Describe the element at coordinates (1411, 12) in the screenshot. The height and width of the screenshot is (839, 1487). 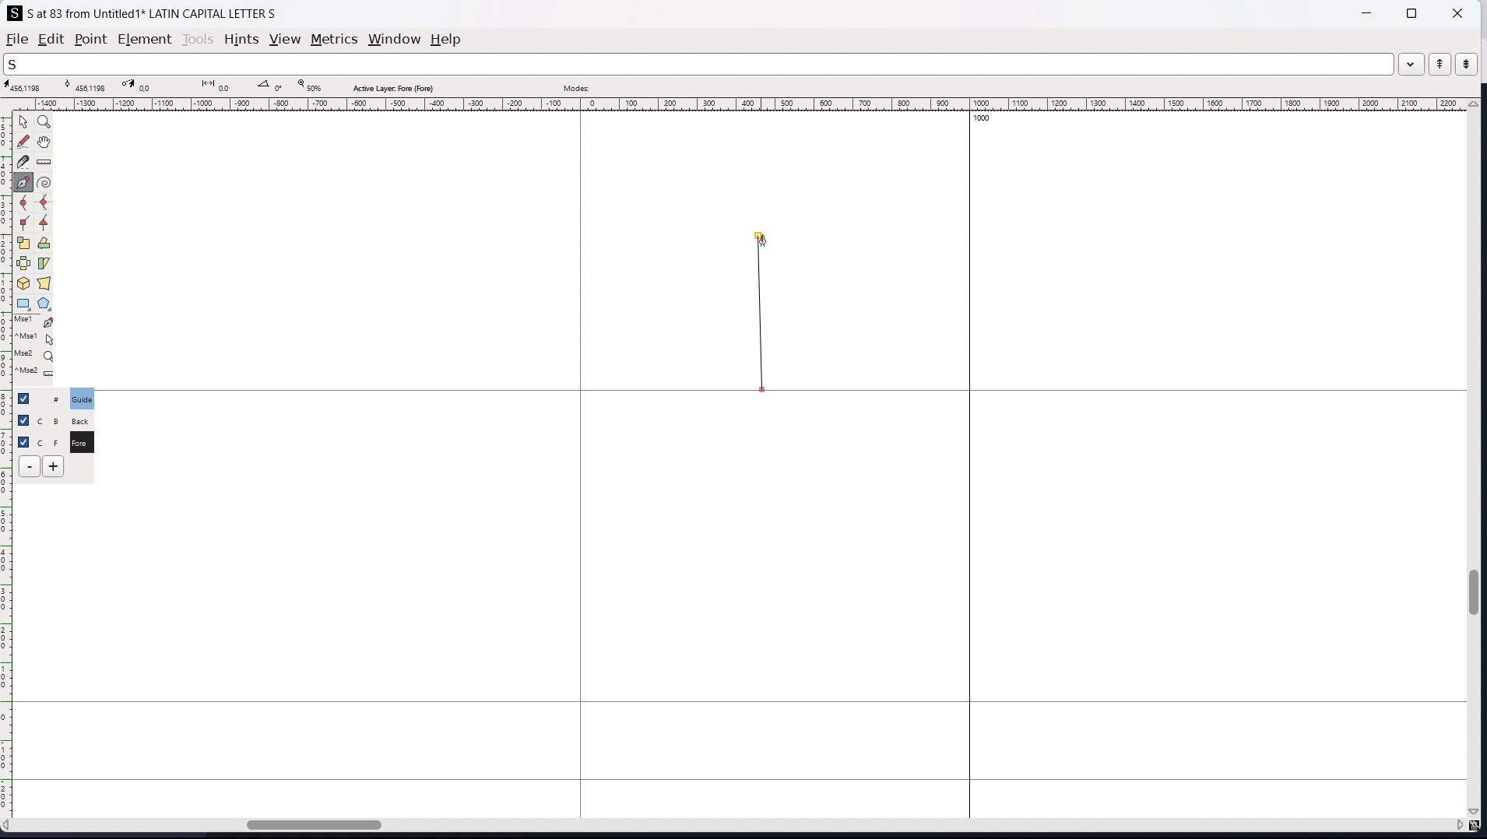
I see `maximize` at that location.